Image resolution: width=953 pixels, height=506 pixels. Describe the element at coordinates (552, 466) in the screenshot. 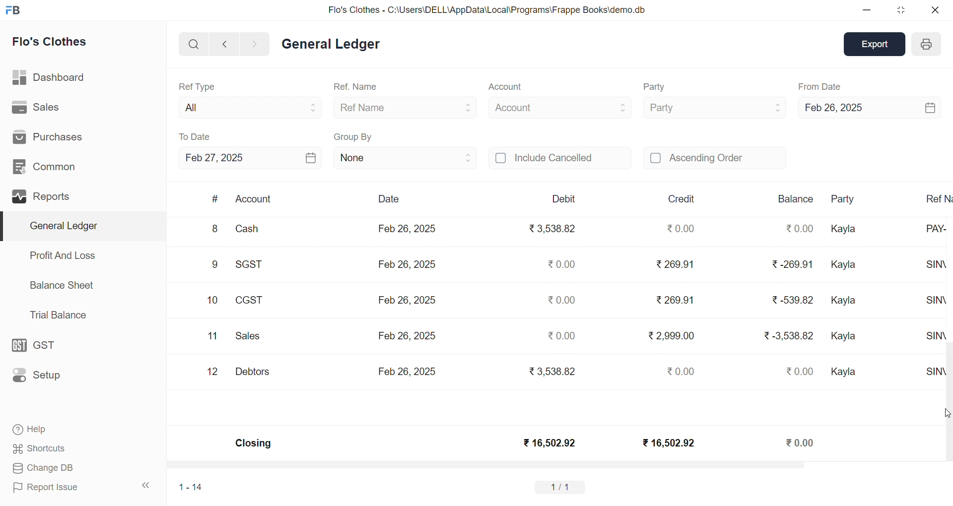

I see `HORIZONTAL SCROLL BAR` at that location.